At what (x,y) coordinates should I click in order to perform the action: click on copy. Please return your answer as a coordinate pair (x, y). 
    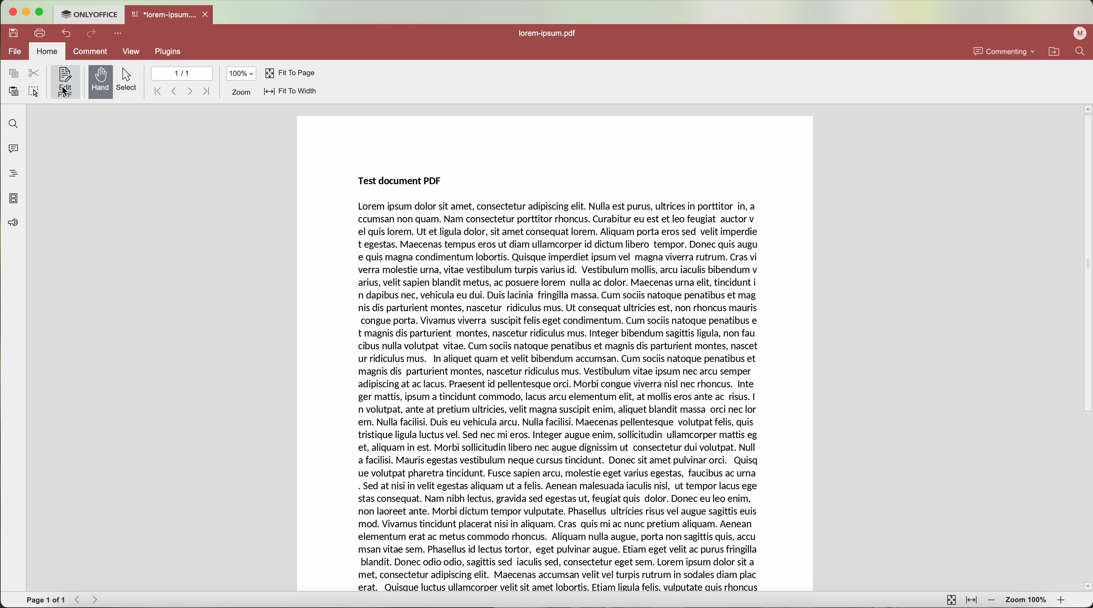
    Looking at the image, I should click on (11, 73).